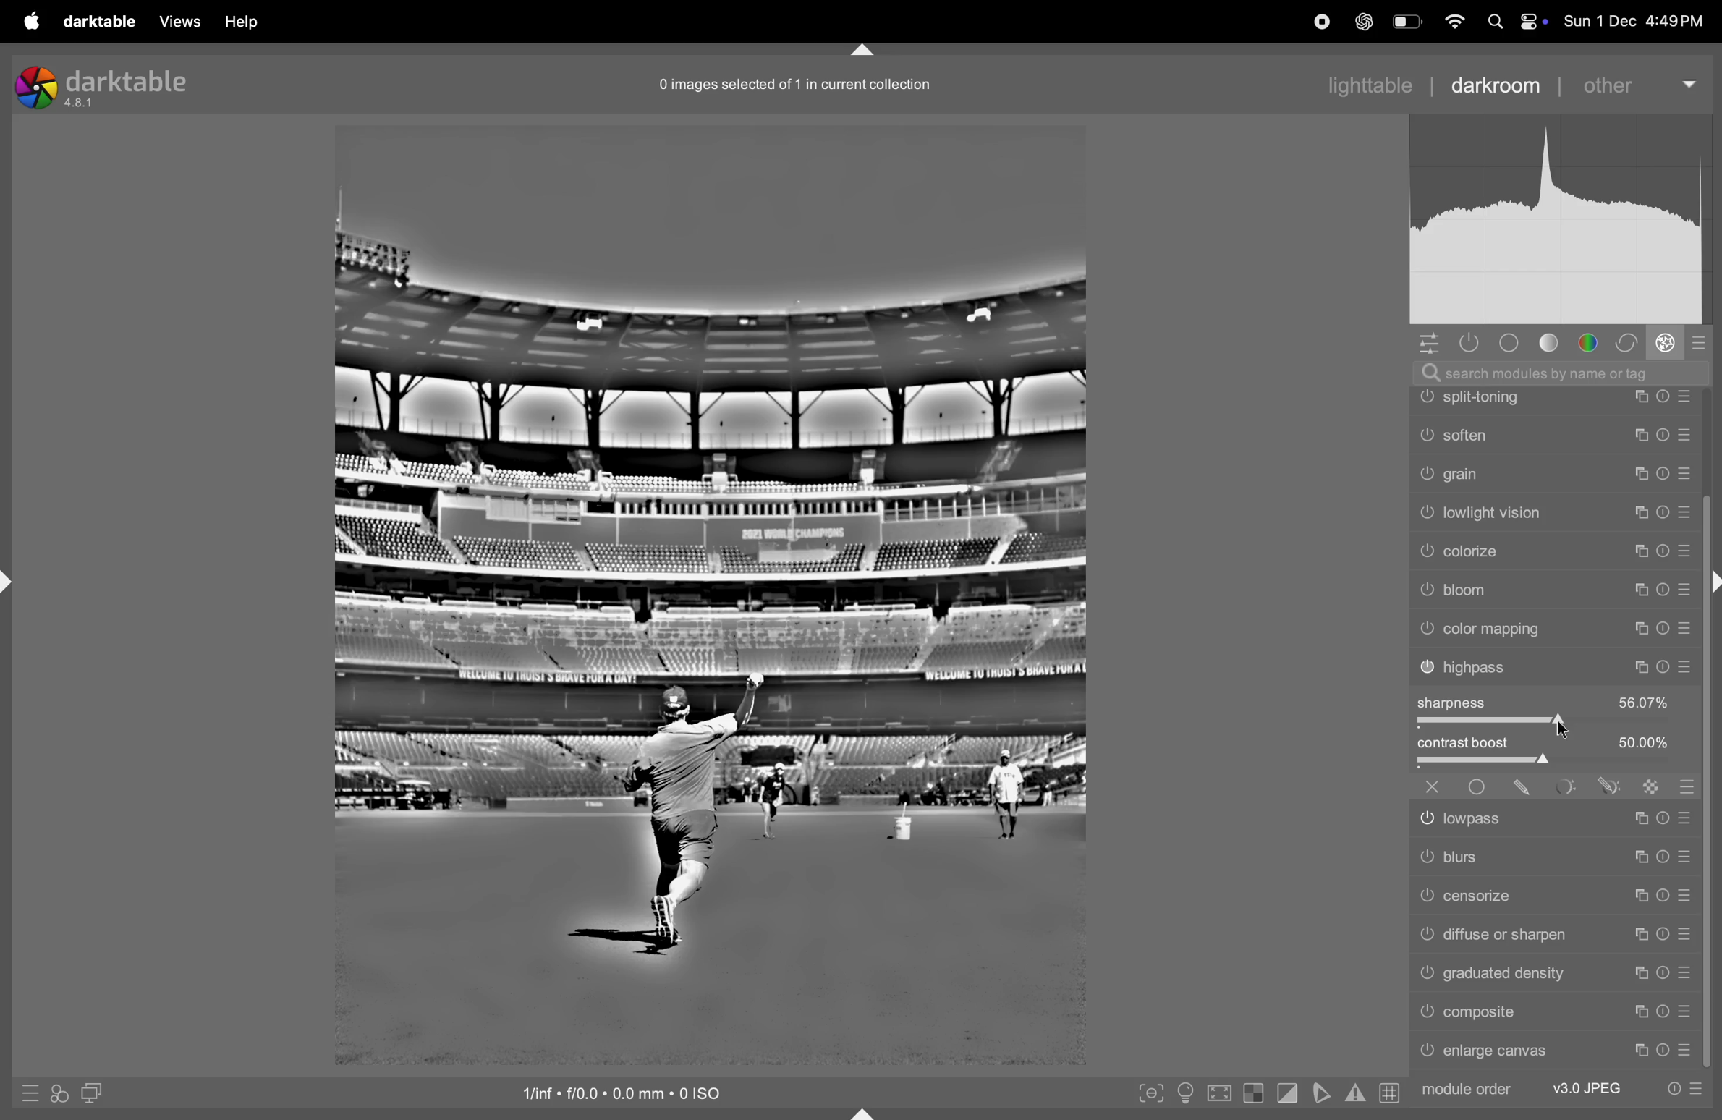  I want to click on battery, so click(1406, 21).